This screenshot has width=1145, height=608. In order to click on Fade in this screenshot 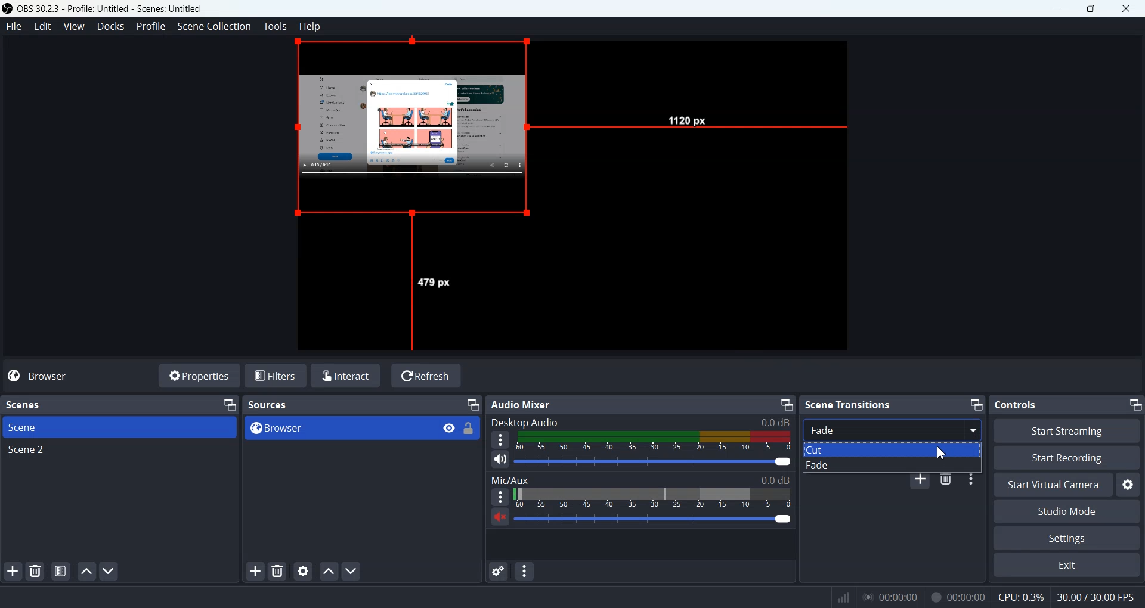, I will do `click(896, 429)`.